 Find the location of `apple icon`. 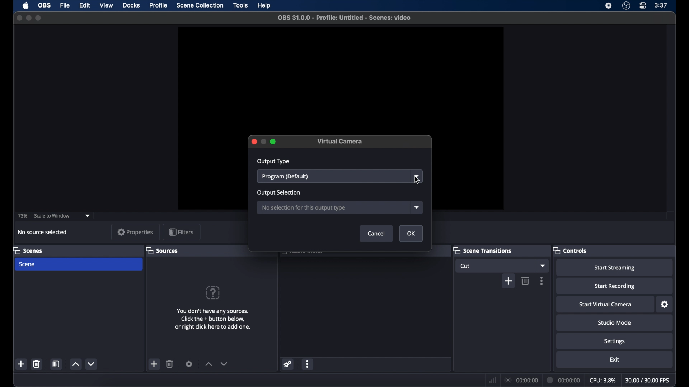

apple icon is located at coordinates (26, 6).